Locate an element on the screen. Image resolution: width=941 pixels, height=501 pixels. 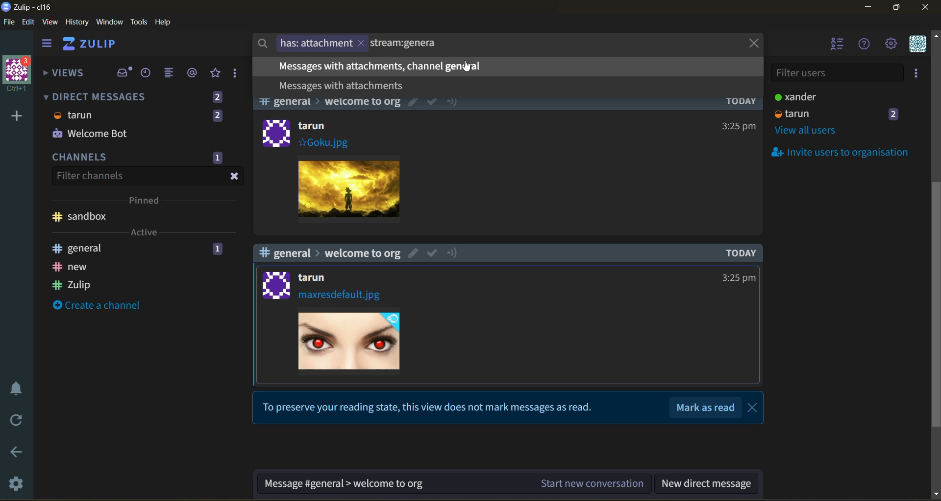
Image is located at coordinates (352, 341).